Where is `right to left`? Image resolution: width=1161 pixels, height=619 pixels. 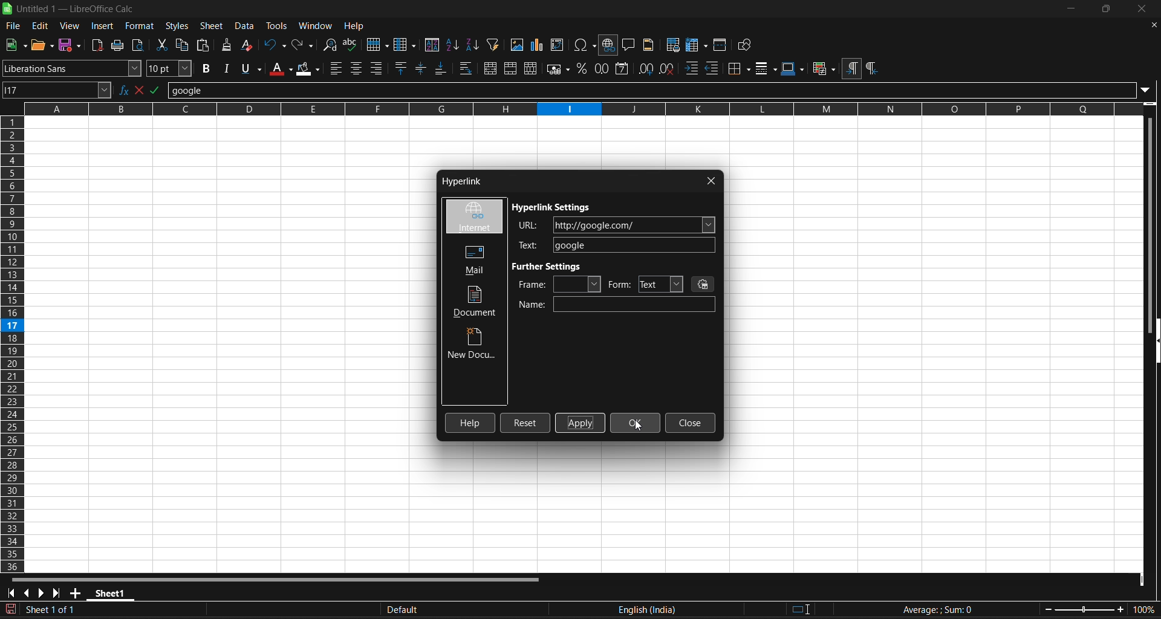
right to left is located at coordinates (871, 69).